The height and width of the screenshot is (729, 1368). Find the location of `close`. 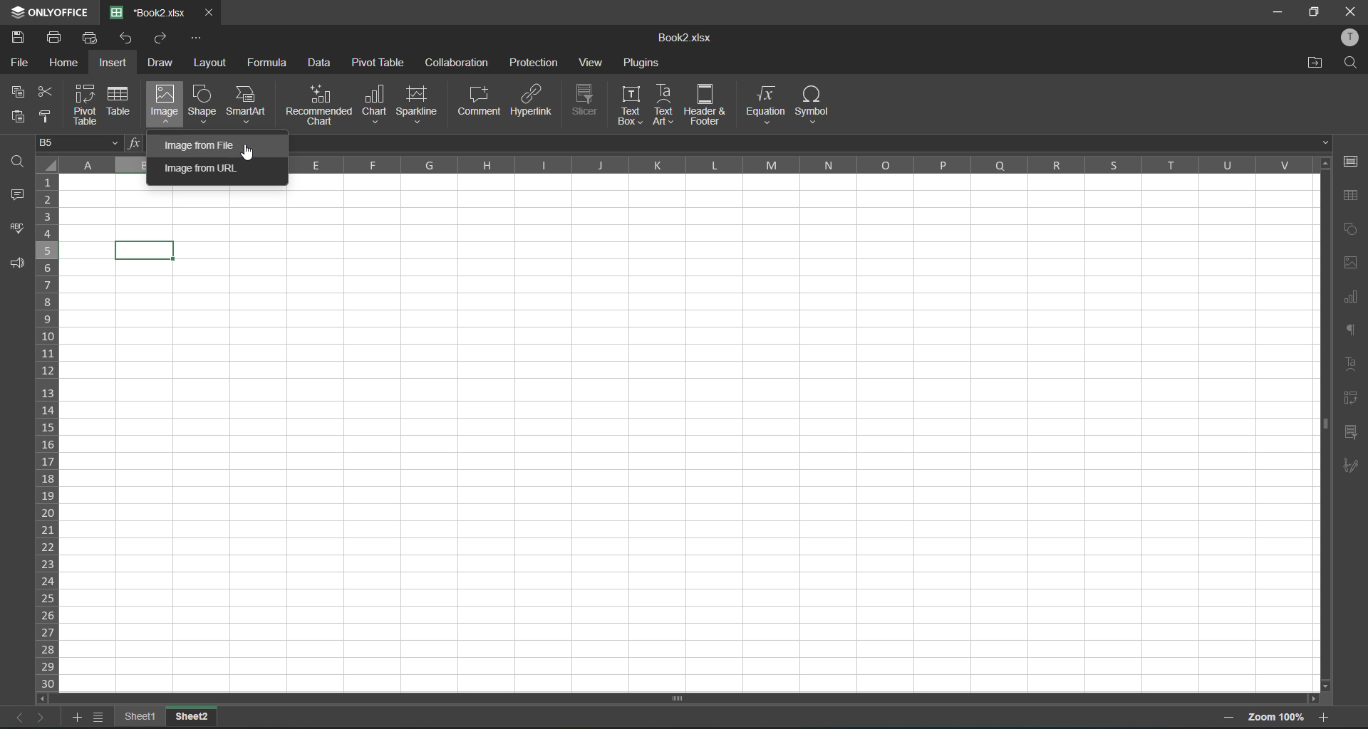

close is located at coordinates (1351, 10).